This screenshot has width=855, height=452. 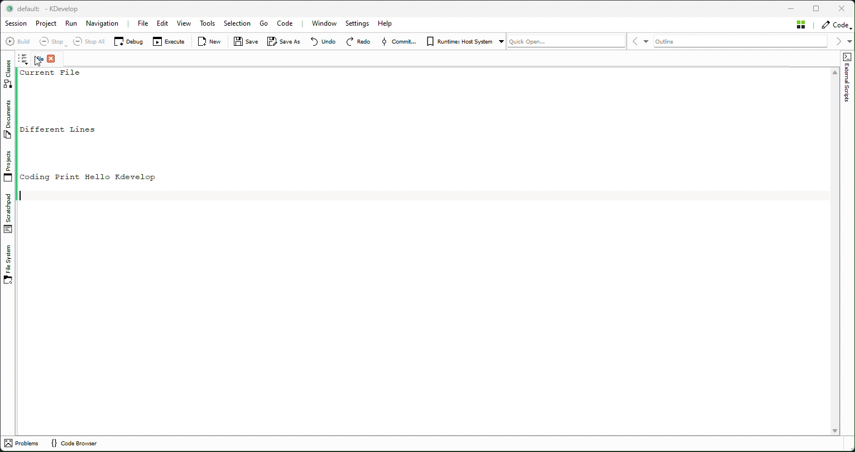 What do you see at coordinates (388, 23) in the screenshot?
I see `Help` at bounding box center [388, 23].